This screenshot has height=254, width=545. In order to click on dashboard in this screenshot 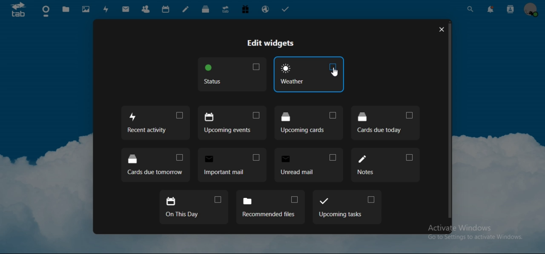, I will do `click(47, 11)`.